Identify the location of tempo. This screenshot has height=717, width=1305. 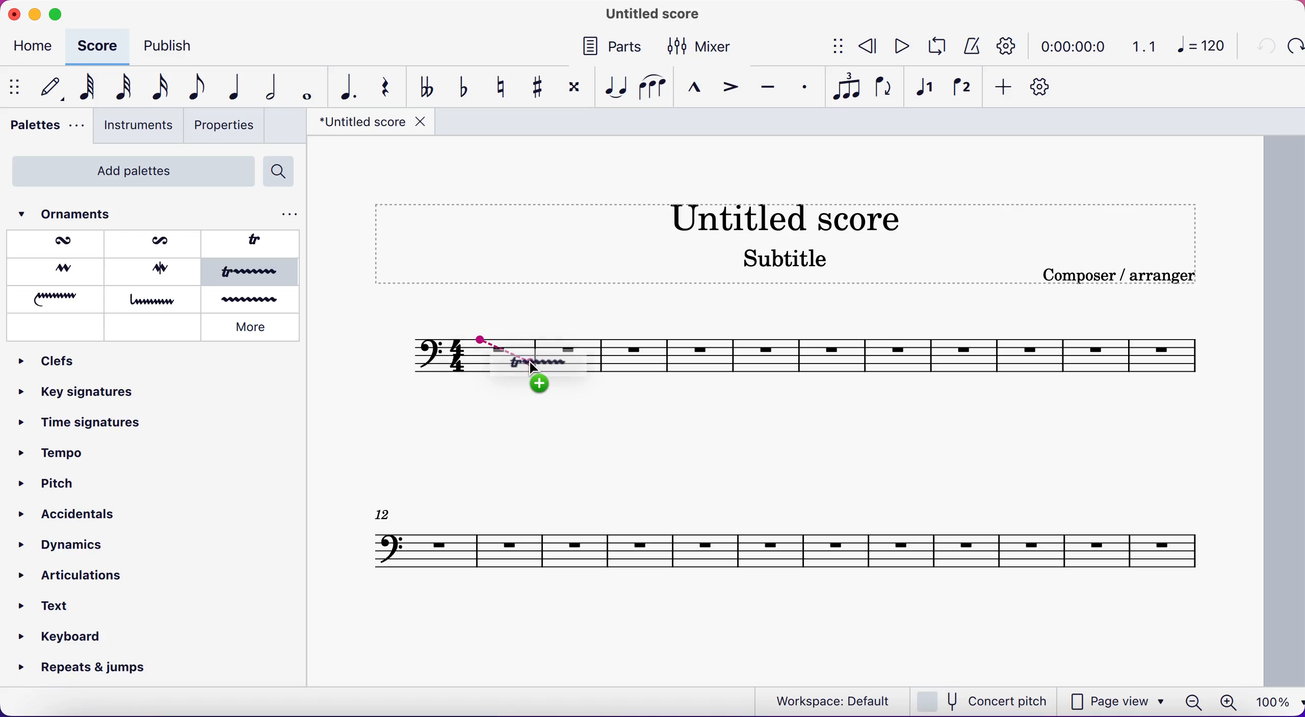
(60, 456).